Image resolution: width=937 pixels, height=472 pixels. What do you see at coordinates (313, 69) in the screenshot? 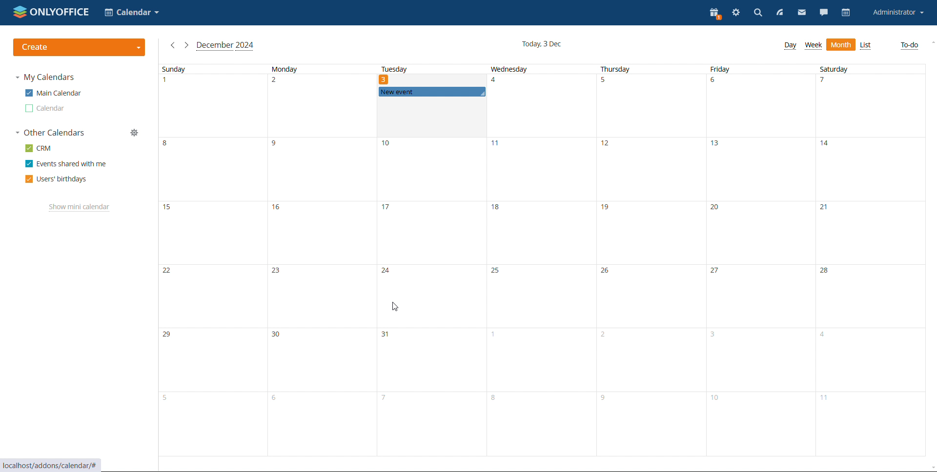
I see `monday` at bounding box center [313, 69].